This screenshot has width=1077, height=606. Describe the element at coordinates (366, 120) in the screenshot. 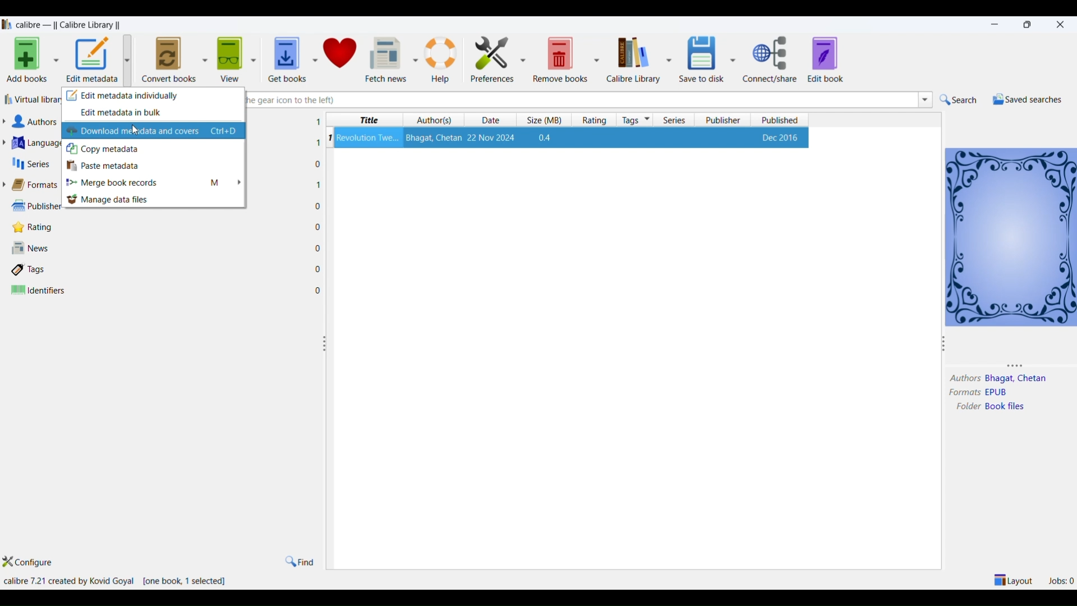

I see `title` at that location.